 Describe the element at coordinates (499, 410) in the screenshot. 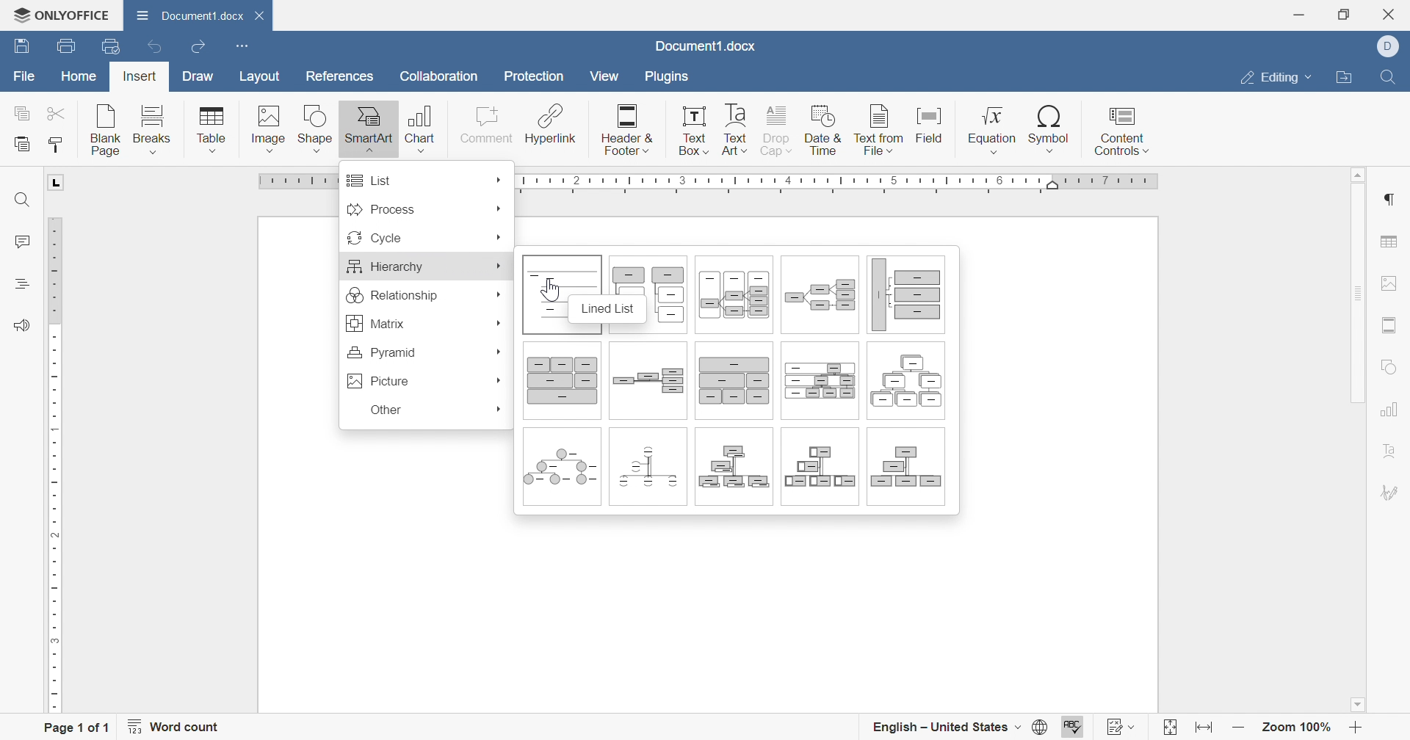

I see `More` at that location.